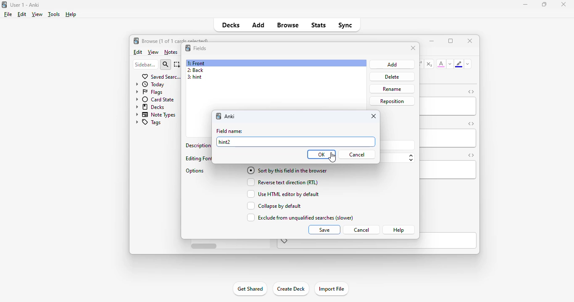 The image size is (574, 302). What do you see at coordinates (357, 154) in the screenshot?
I see `cancel` at bounding box center [357, 154].